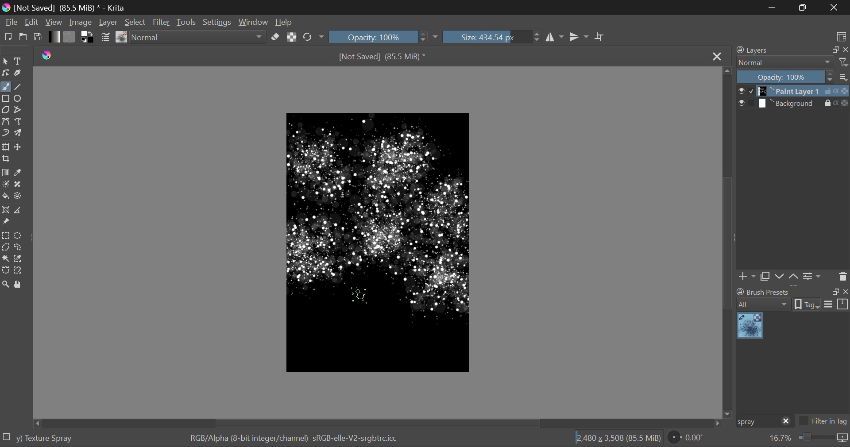 The height and width of the screenshot is (447, 850). Describe the element at coordinates (553, 37) in the screenshot. I see `Vertical Mirror Flip` at that location.